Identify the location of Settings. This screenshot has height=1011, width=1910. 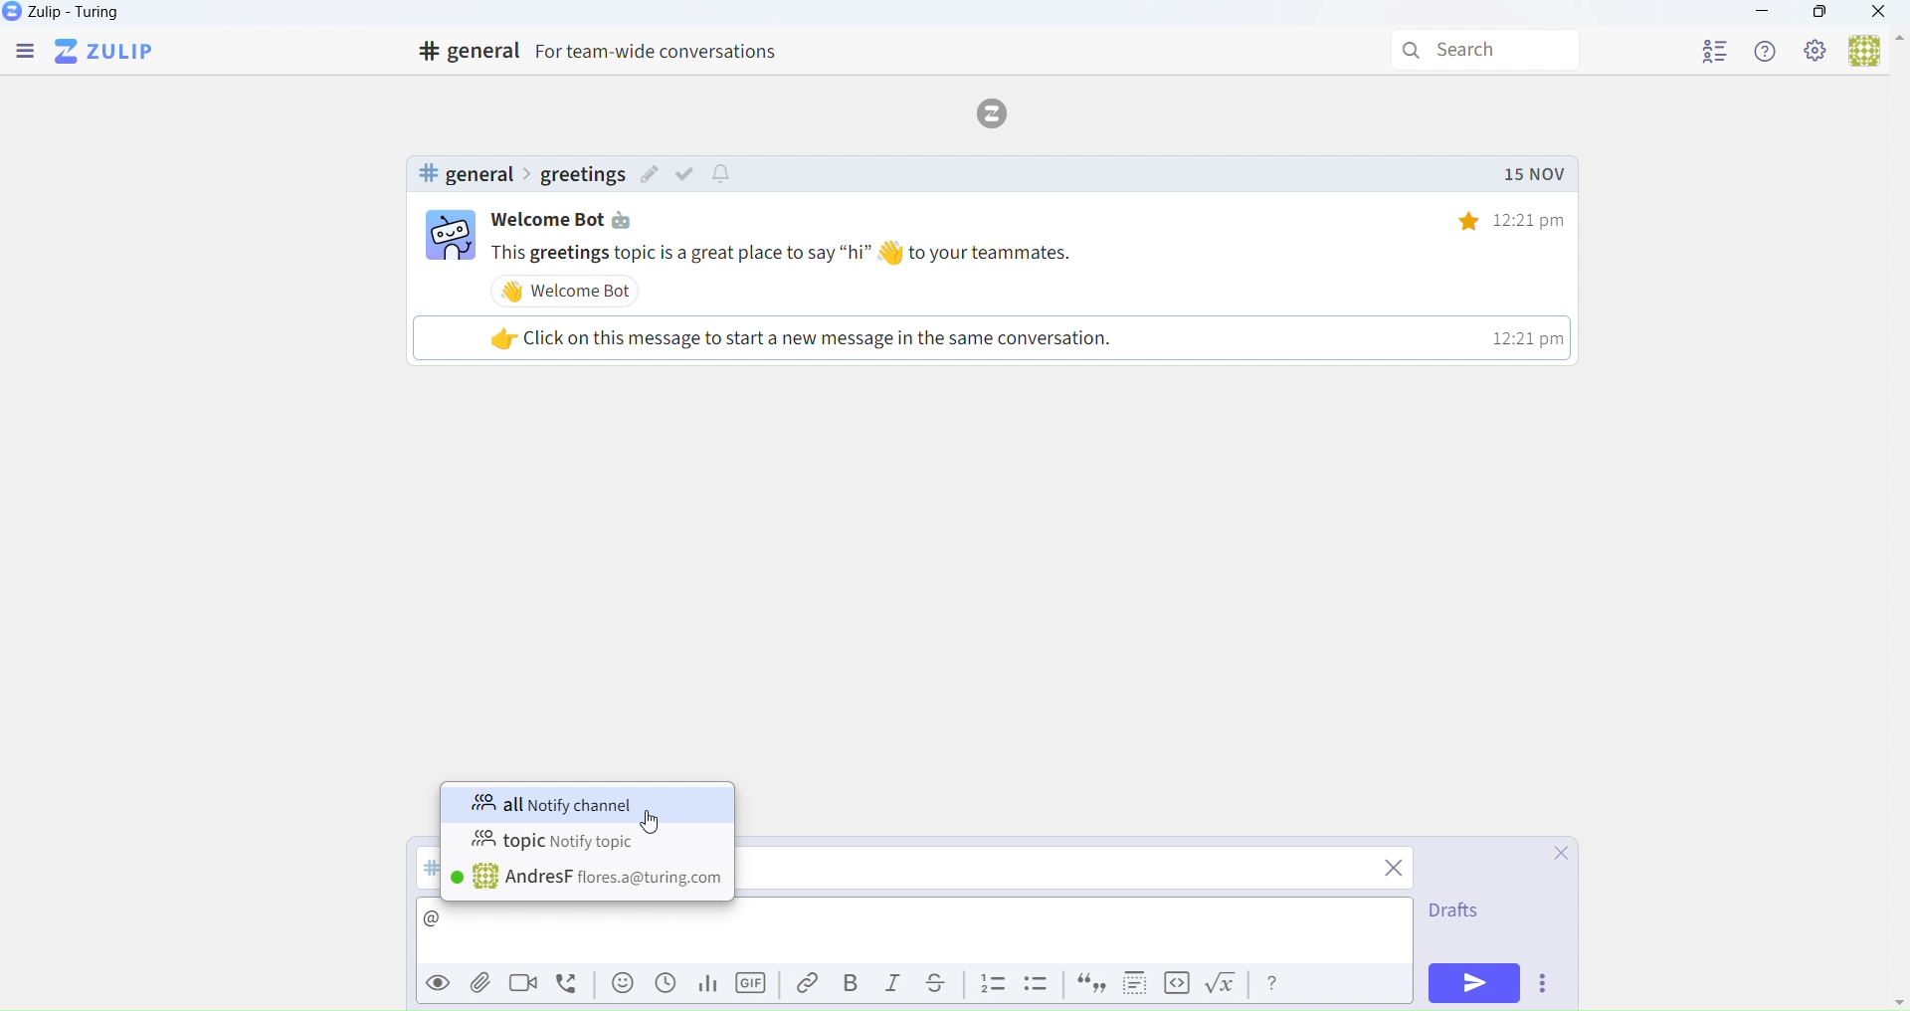
(1816, 52).